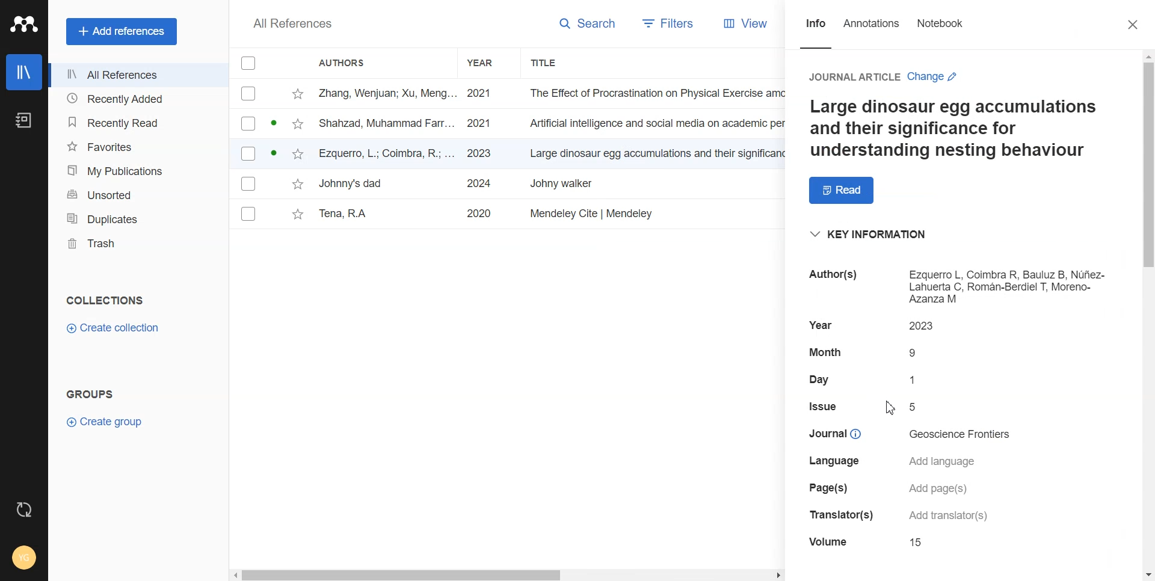 This screenshot has width=1155, height=581. Describe the element at coordinates (137, 147) in the screenshot. I see `Favorites` at that location.